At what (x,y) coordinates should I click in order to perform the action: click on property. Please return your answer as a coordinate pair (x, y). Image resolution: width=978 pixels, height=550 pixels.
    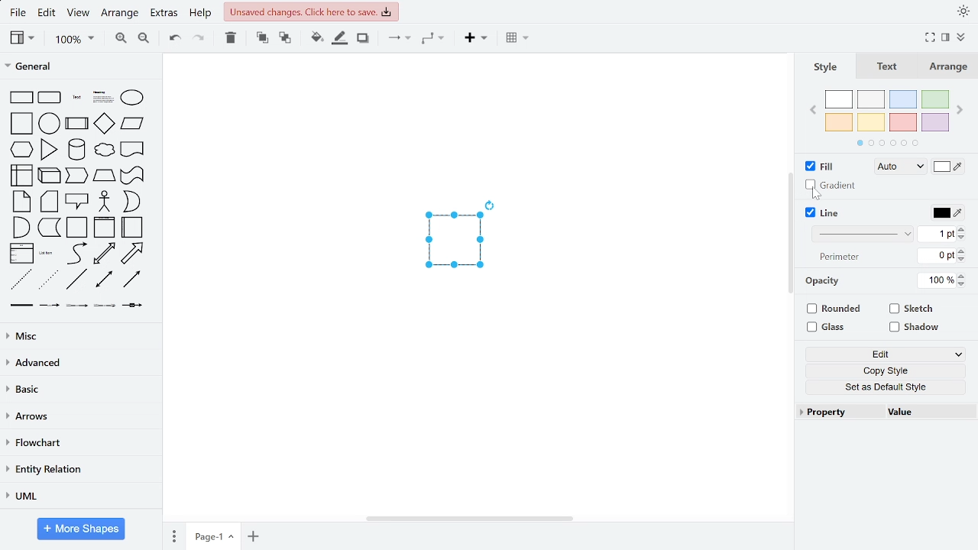
    Looking at the image, I should click on (838, 413).